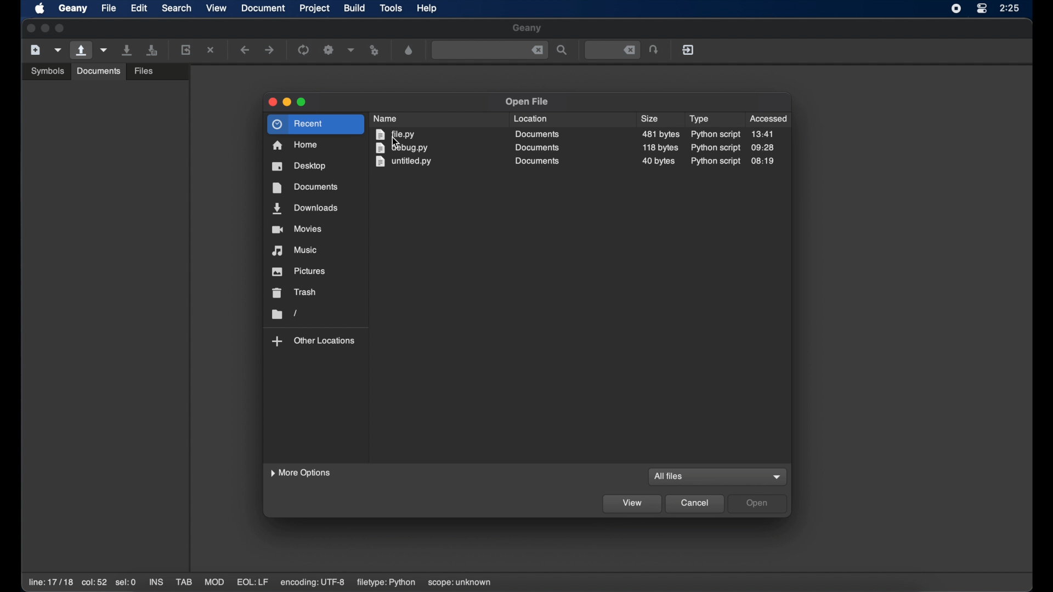 Image resolution: width=1053 pixels, height=592 pixels. What do you see at coordinates (40, 9) in the screenshot?
I see `apple icon` at bounding box center [40, 9].